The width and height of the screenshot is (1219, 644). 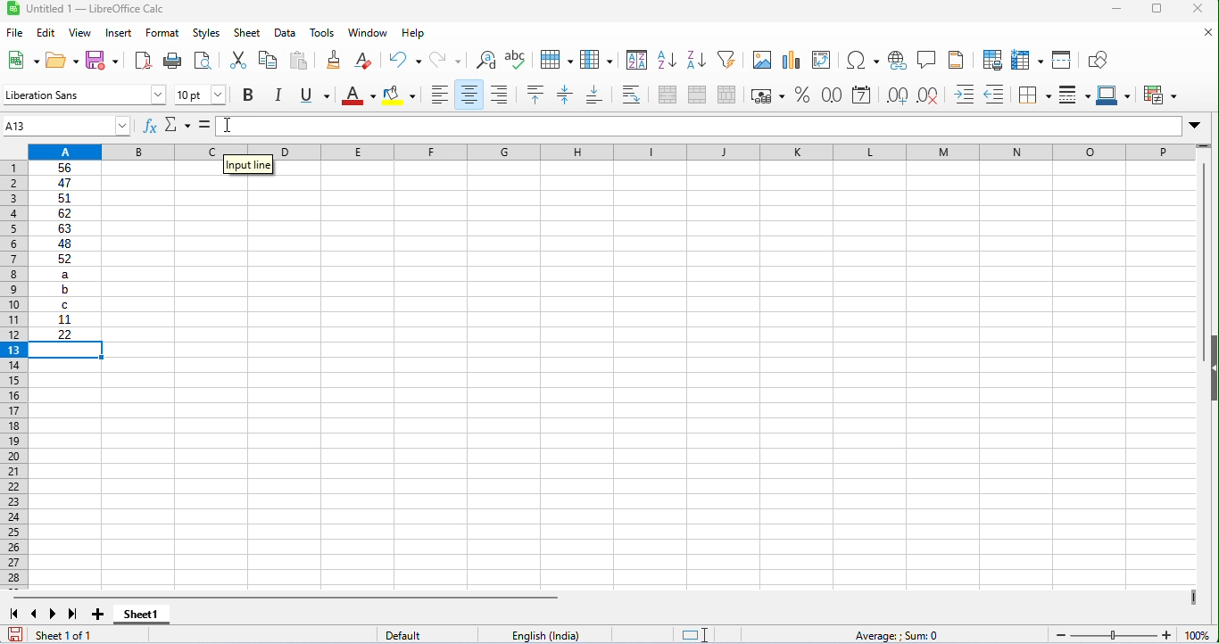 What do you see at coordinates (500, 94) in the screenshot?
I see `align right` at bounding box center [500, 94].